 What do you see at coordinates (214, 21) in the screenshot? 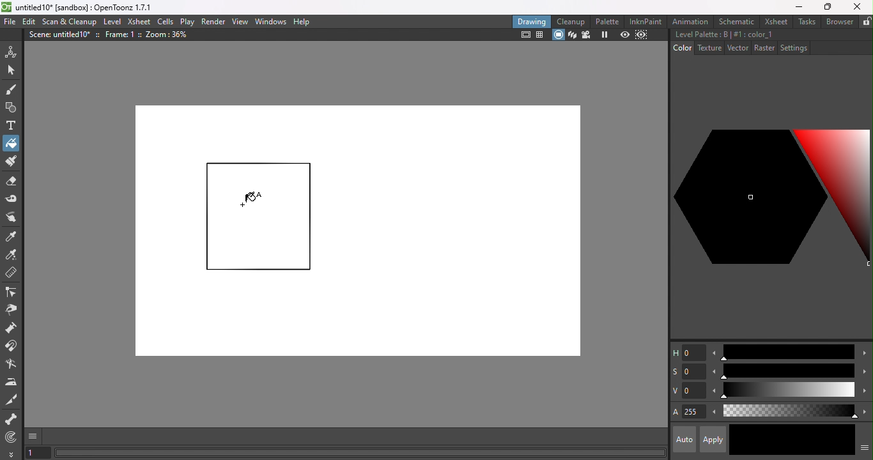
I see `Render` at bounding box center [214, 21].